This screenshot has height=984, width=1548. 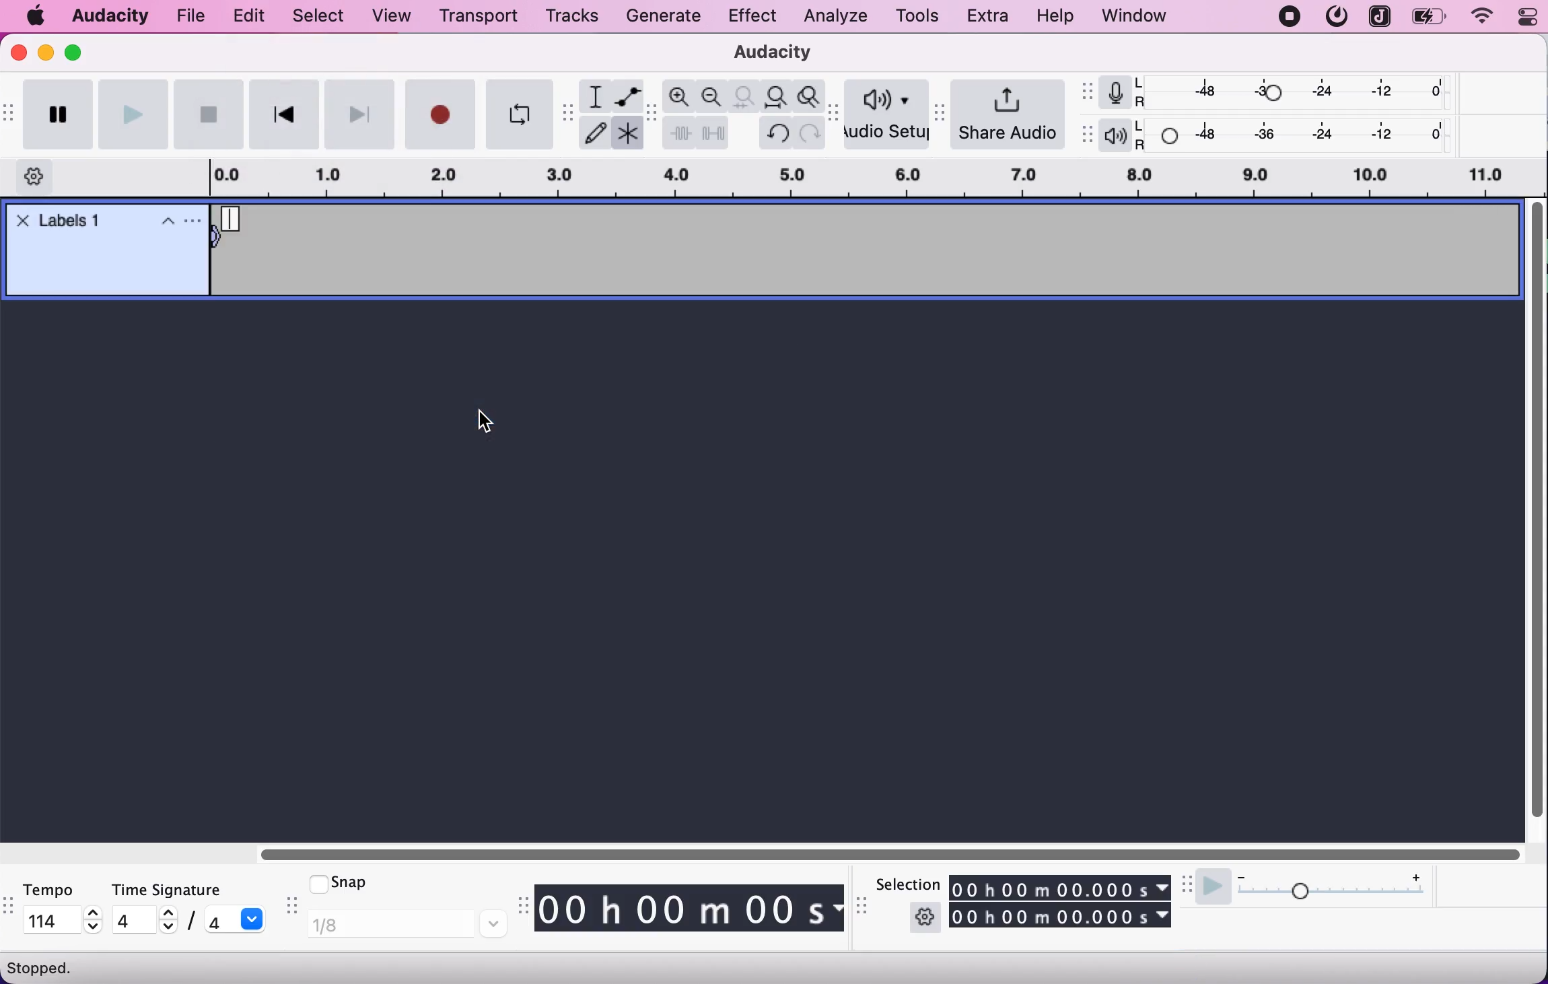 What do you see at coordinates (1013, 113) in the screenshot?
I see `share audio` at bounding box center [1013, 113].